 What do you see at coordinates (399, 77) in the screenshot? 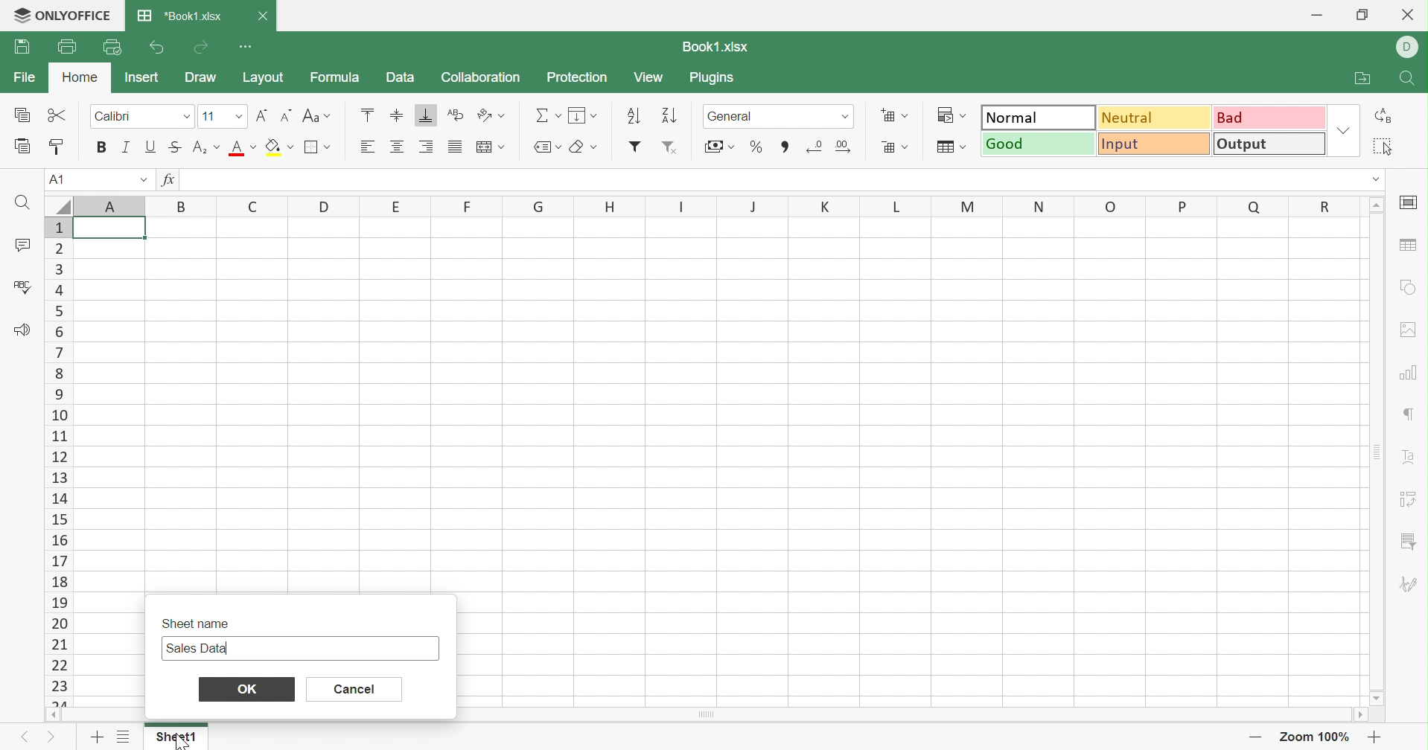
I see `Data` at bounding box center [399, 77].